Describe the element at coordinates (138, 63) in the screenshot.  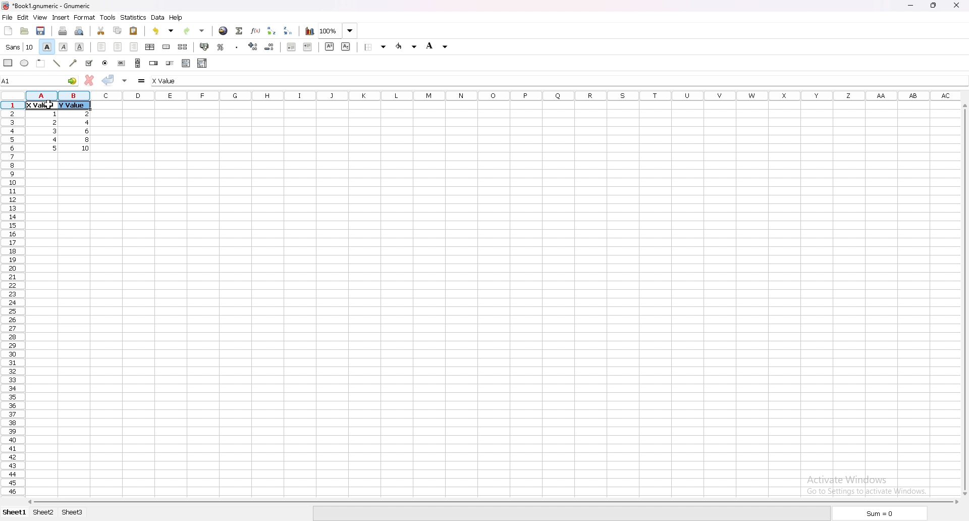
I see `scroll bar` at that location.